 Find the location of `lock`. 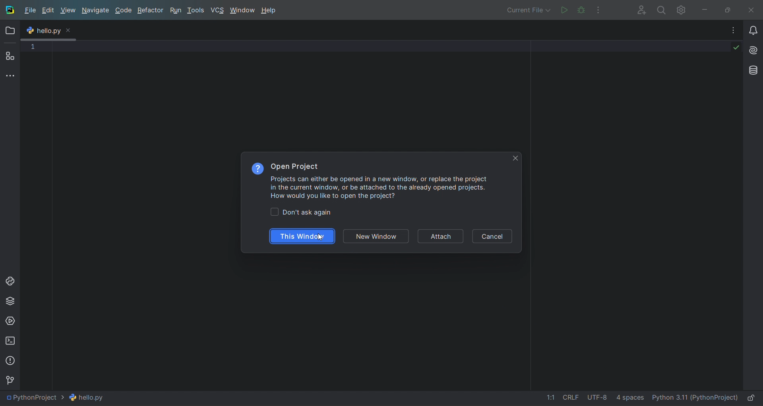

lock is located at coordinates (753, 398).